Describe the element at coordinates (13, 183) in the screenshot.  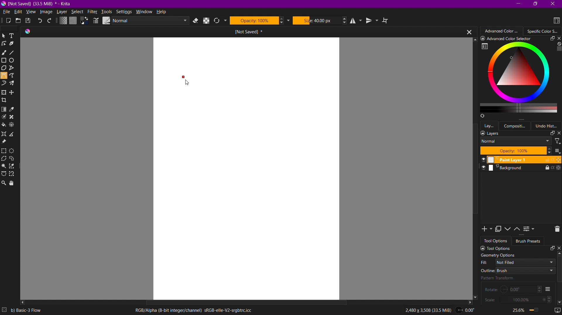
I see `Pan Tool` at that location.